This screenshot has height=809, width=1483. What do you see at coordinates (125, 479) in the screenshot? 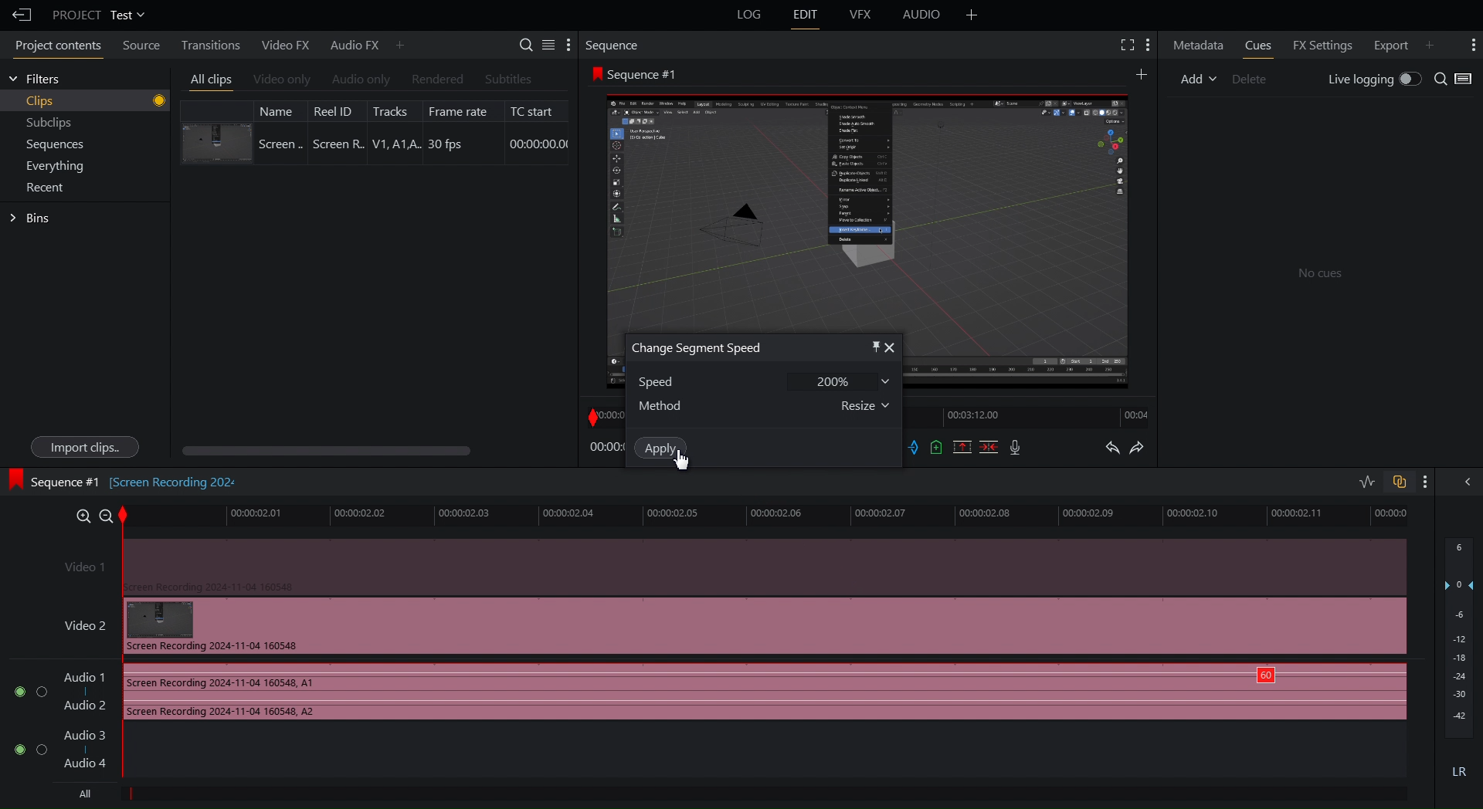
I see `Sequence #1 [Screen Recording 202` at bounding box center [125, 479].